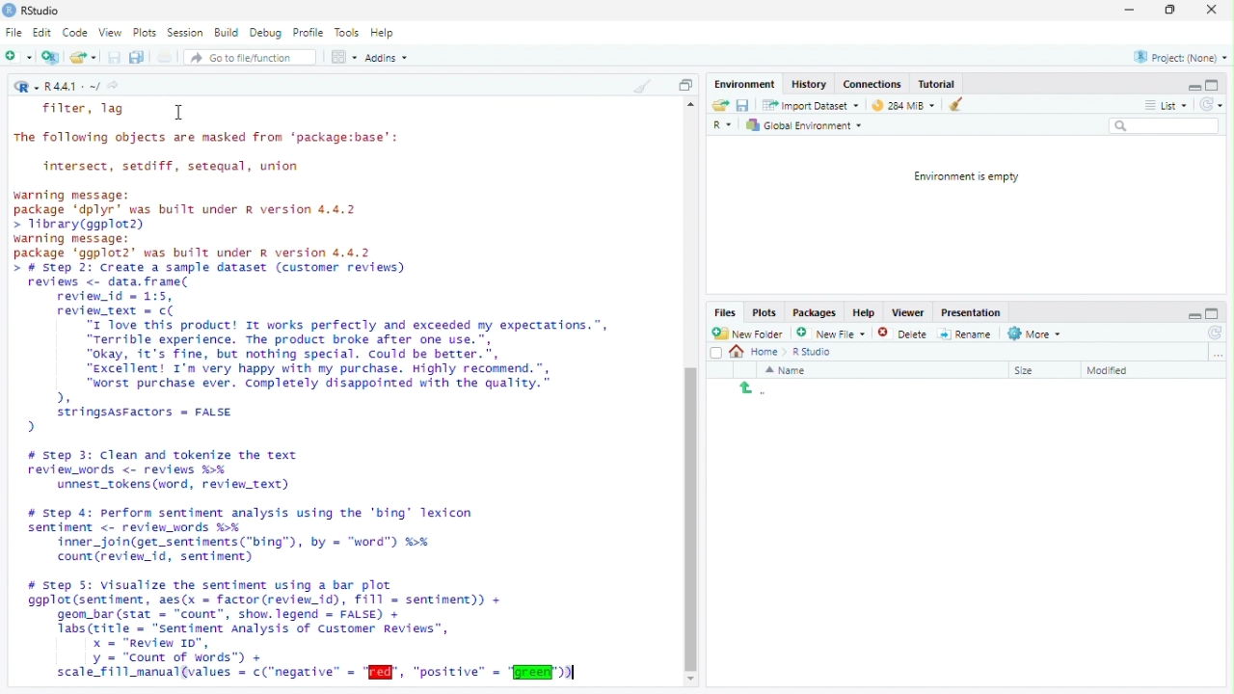  Describe the element at coordinates (1213, 333) in the screenshot. I see `Refresh` at that location.